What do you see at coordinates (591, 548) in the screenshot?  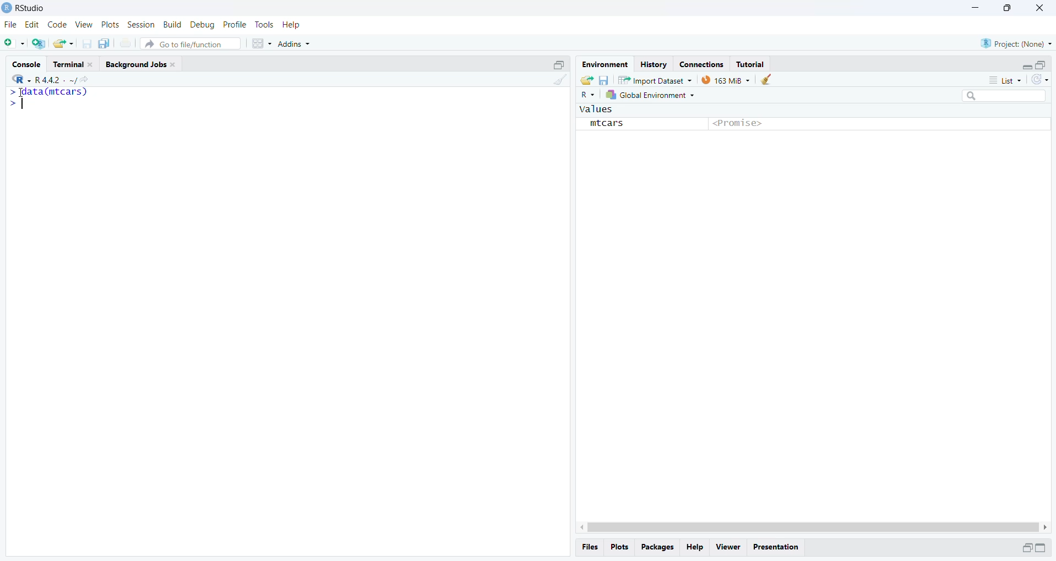 I see `files` at bounding box center [591, 548].